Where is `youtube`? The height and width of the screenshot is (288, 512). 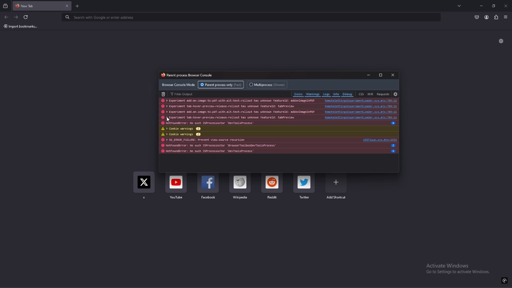 youtube is located at coordinates (176, 188).